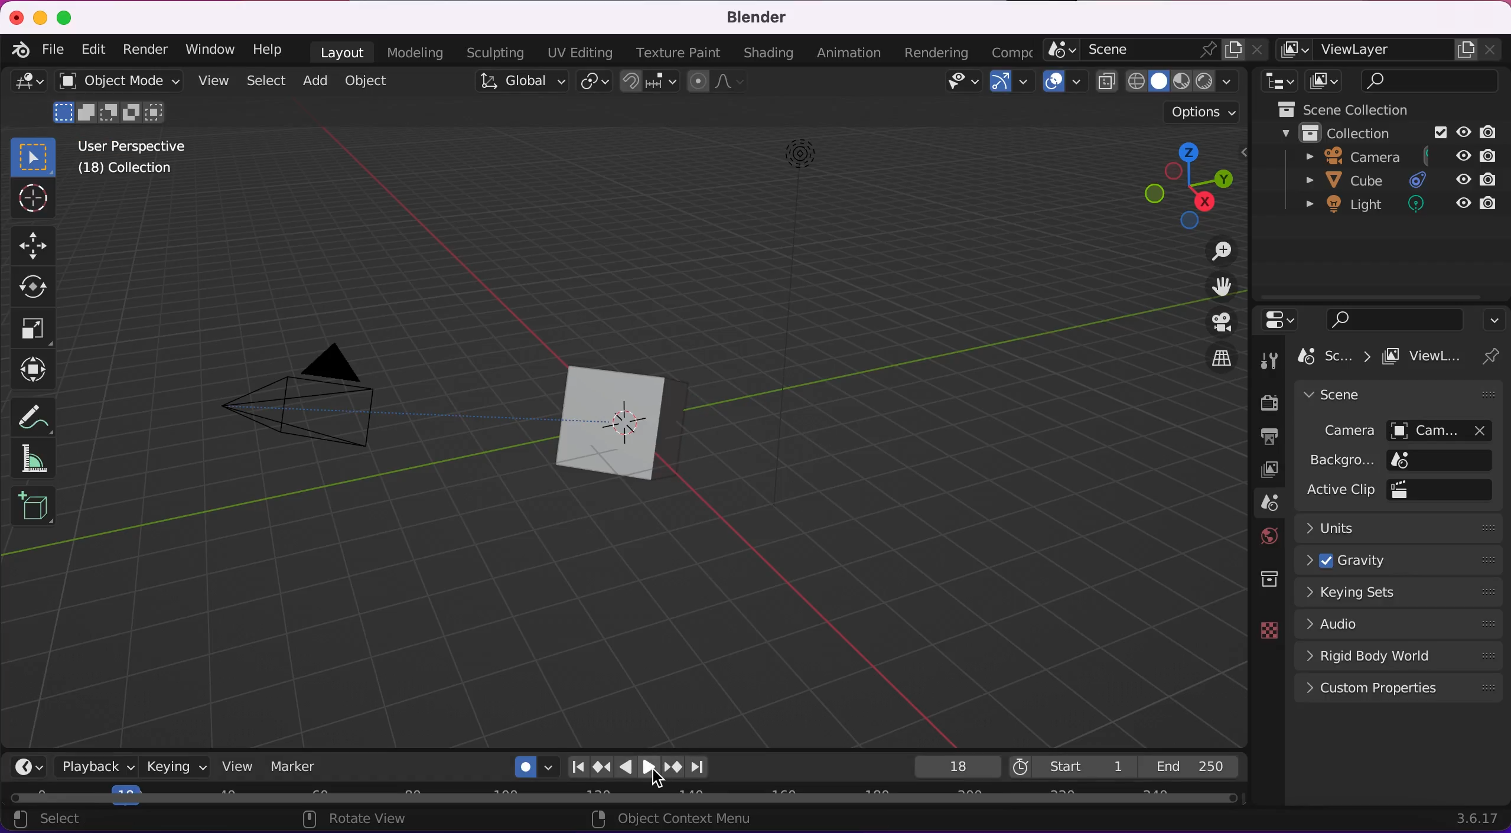 The height and width of the screenshot is (833, 1511). What do you see at coordinates (340, 52) in the screenshot?
I see `layout` at bounding box center [340, 52].